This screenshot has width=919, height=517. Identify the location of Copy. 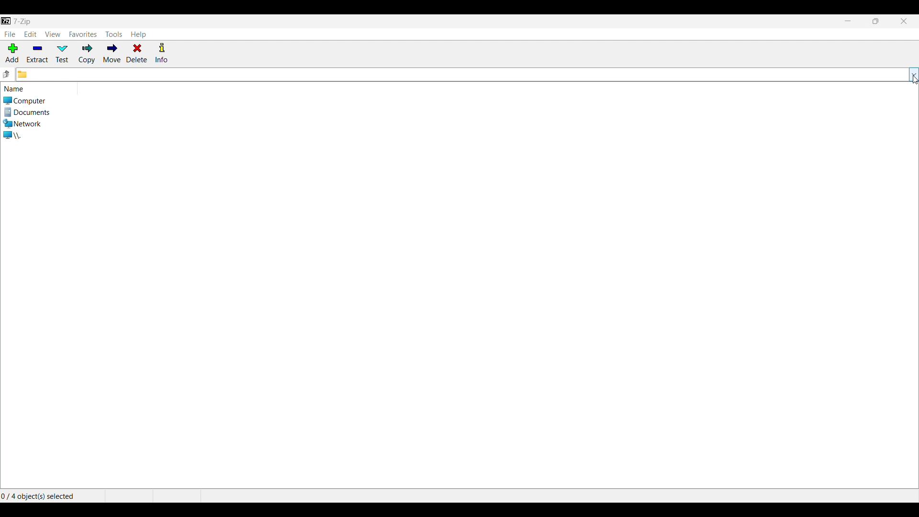
(87, 54).